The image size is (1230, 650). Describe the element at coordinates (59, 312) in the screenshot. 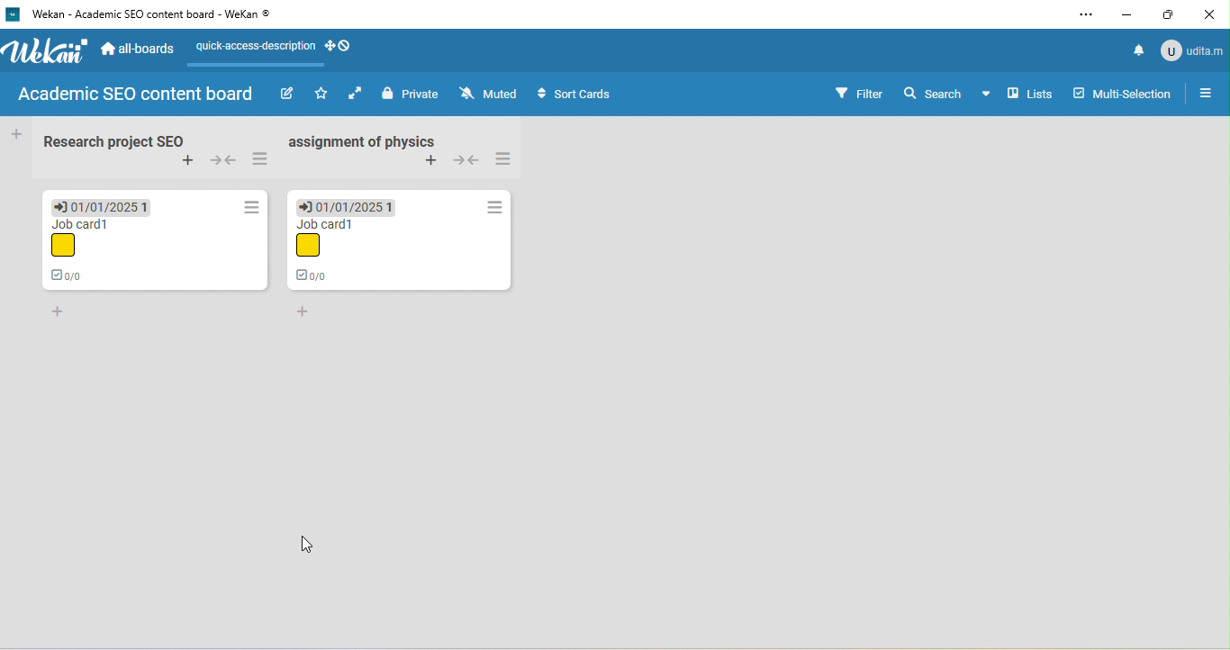

I see `add` at that location.